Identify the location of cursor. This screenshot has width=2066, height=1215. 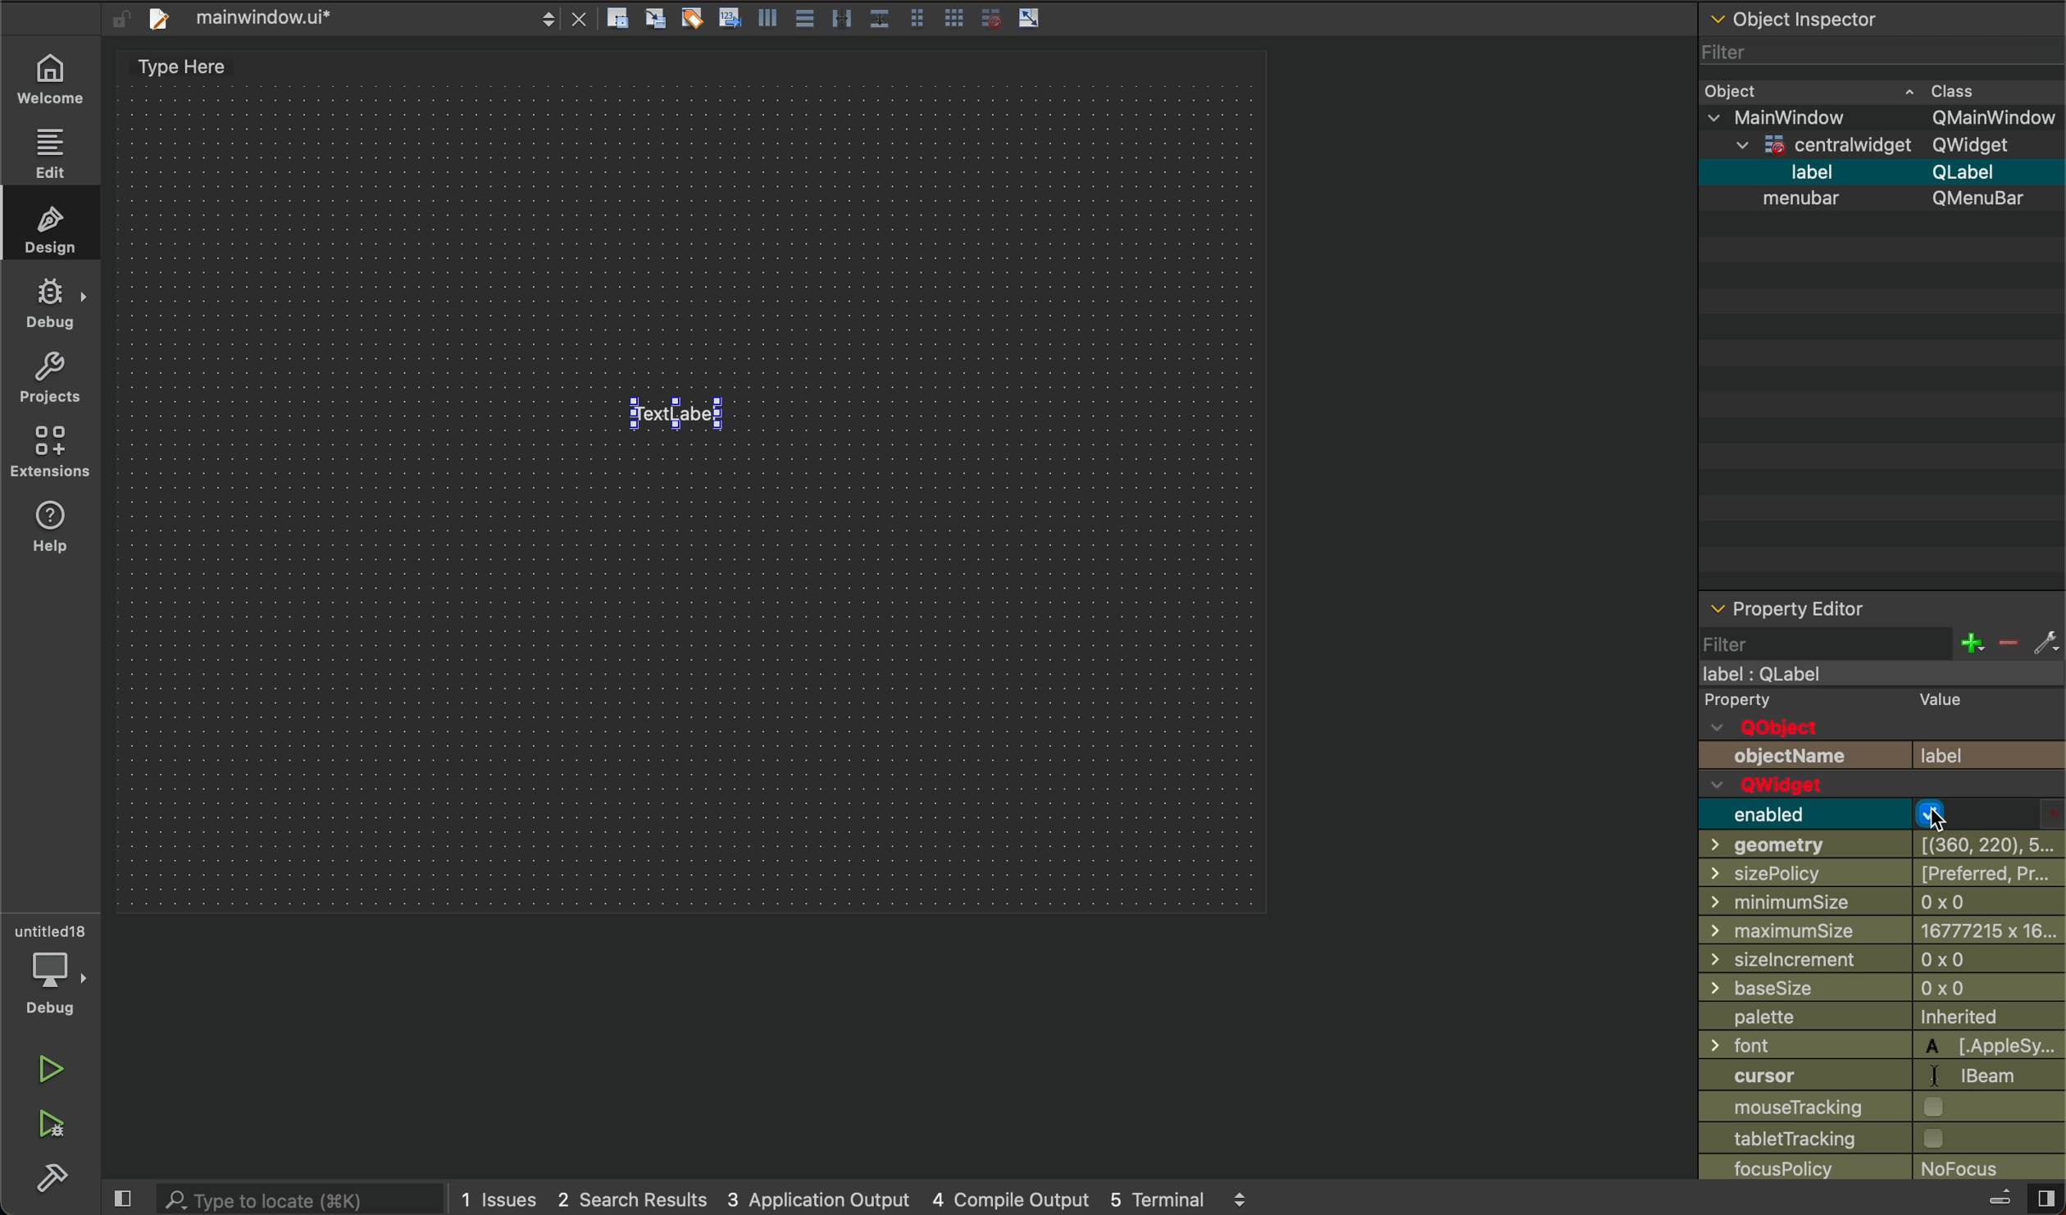
(1944, 821).